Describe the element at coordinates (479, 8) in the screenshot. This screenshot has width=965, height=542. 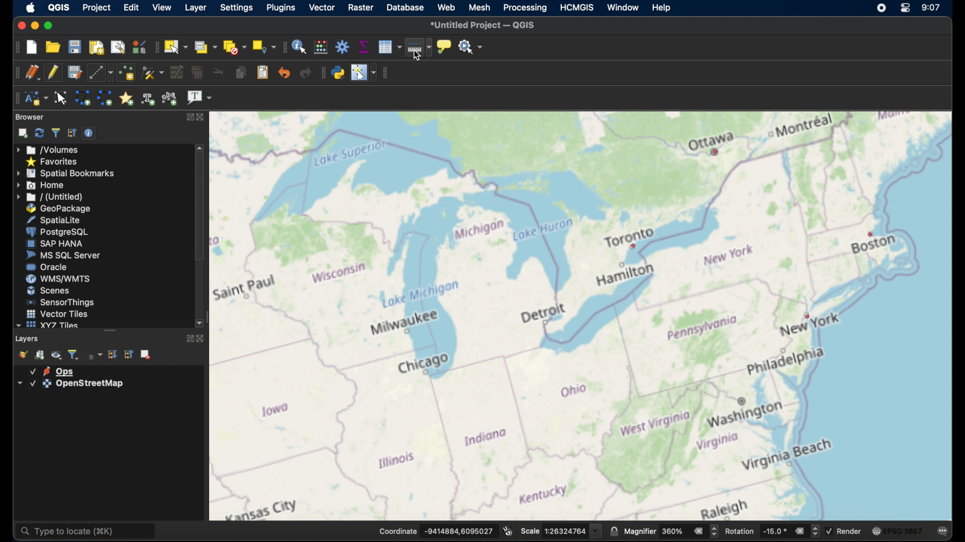
I see `mesh` at that location.